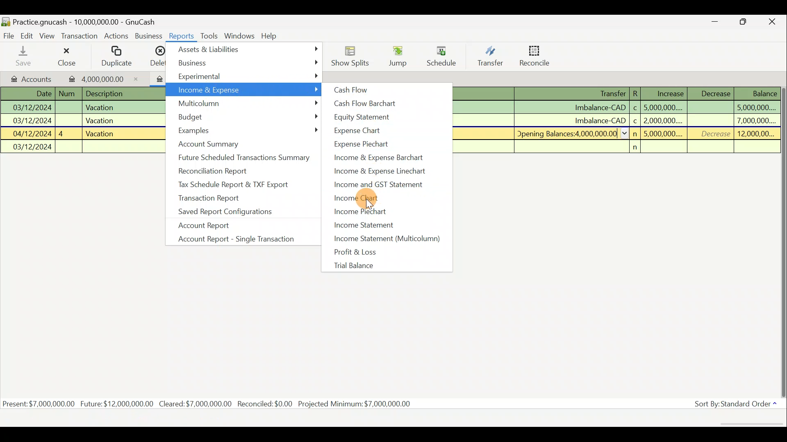  I want to click on Save, so click(24, 58).